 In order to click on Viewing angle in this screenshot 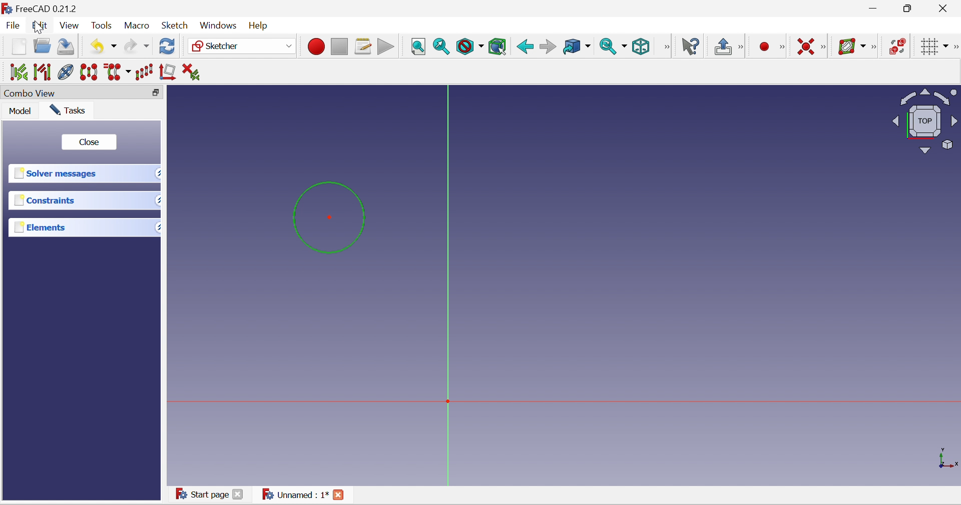, I will do `click(924, 123)`.